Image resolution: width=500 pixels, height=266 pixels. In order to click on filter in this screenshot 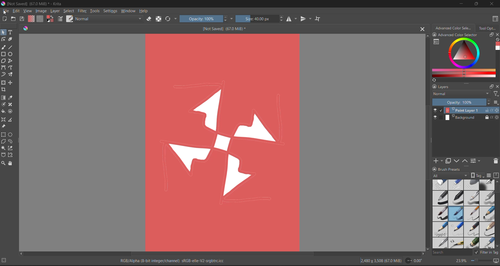, I will do `click(83, 11)`.